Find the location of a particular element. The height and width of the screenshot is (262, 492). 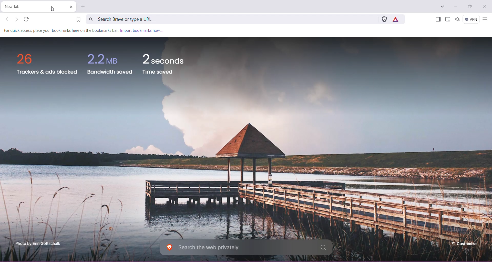

2 seconds time saved is located at coordinates (165, 65).